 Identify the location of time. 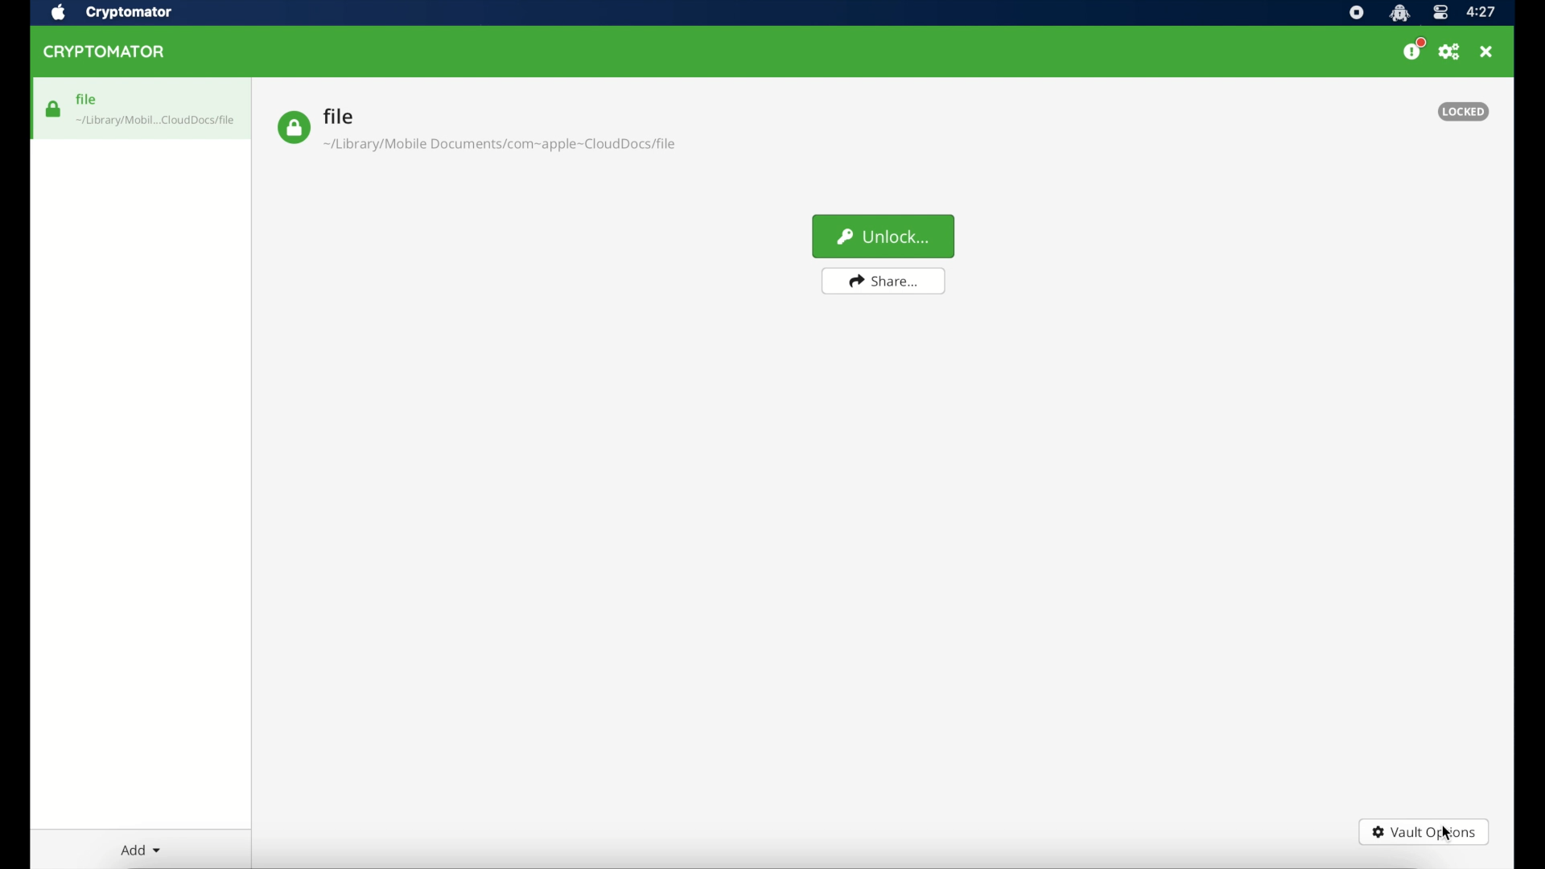
(1482, 12).